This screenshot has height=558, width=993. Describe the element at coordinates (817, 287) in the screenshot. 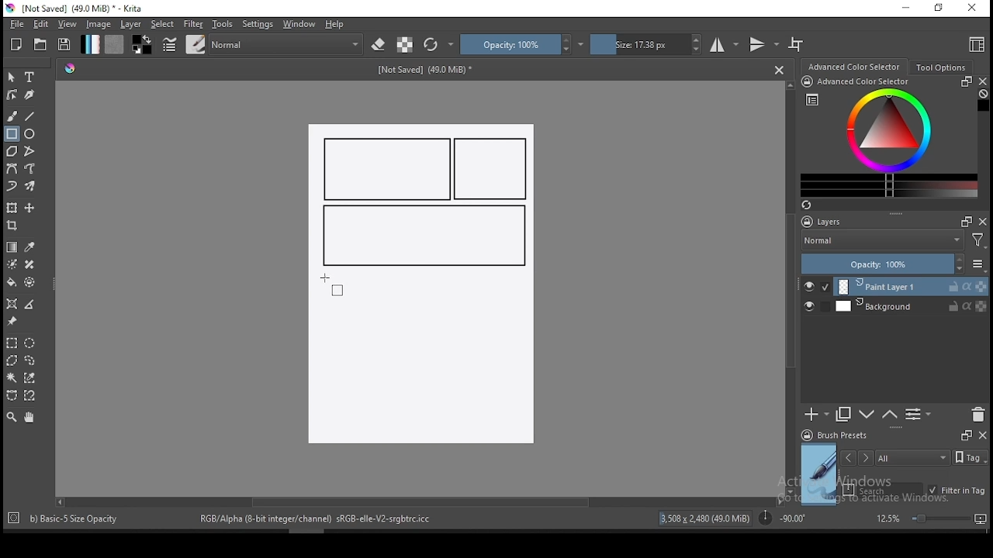

I see `layer visibility on/off` at that location.